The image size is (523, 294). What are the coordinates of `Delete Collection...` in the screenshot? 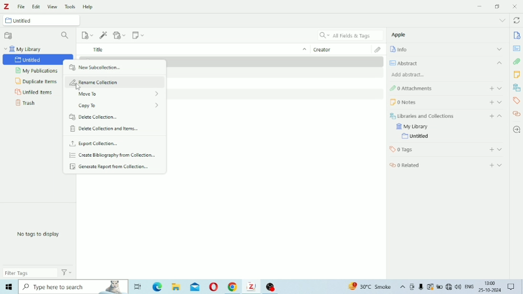 It's located at (96, 116).